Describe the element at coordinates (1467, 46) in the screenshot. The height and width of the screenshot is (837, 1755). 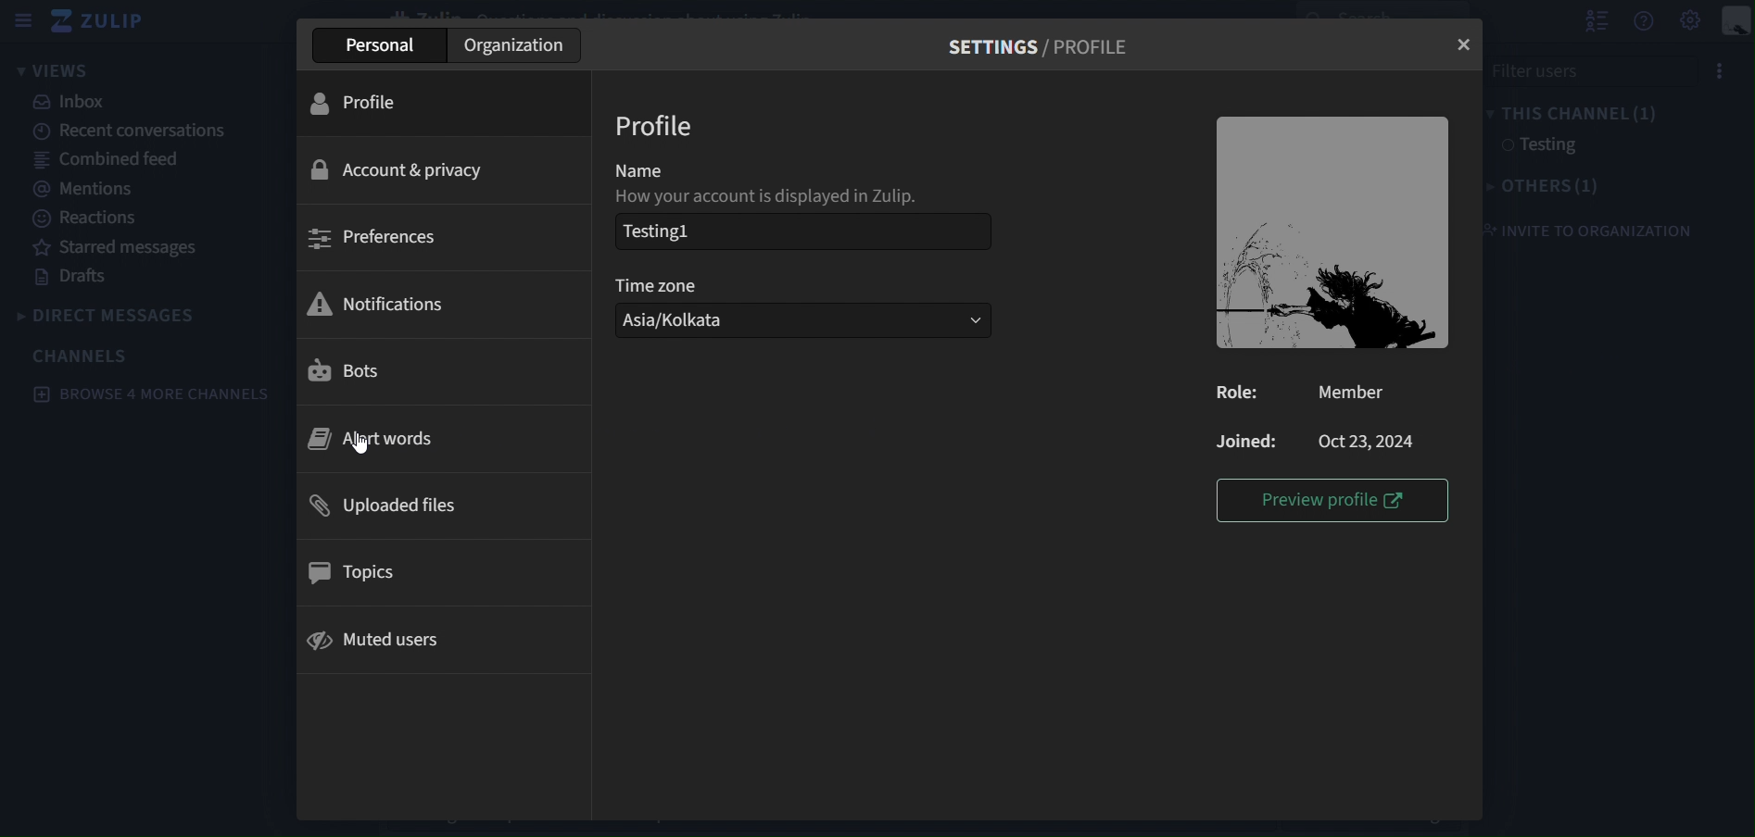
I see `close` at that location.